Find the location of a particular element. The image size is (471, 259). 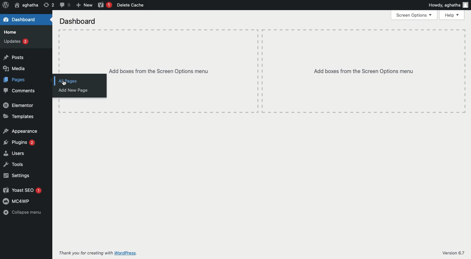

Tools is located at coordinates (23, 164).